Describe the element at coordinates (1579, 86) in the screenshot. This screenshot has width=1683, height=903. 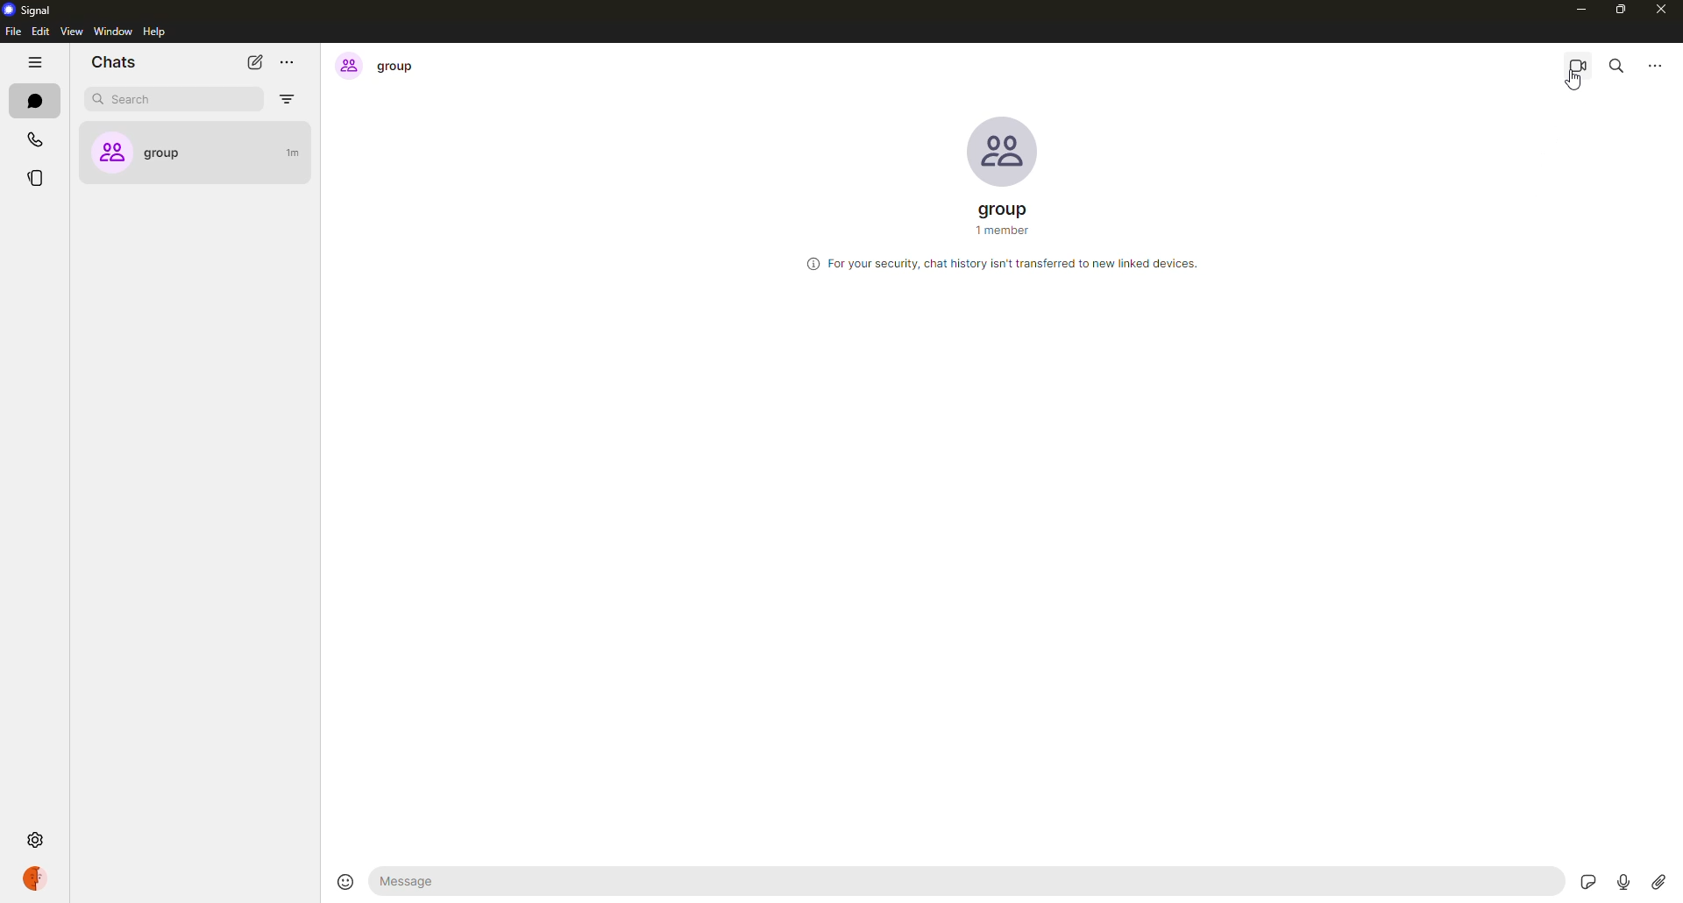
I see `cursor` at that location.